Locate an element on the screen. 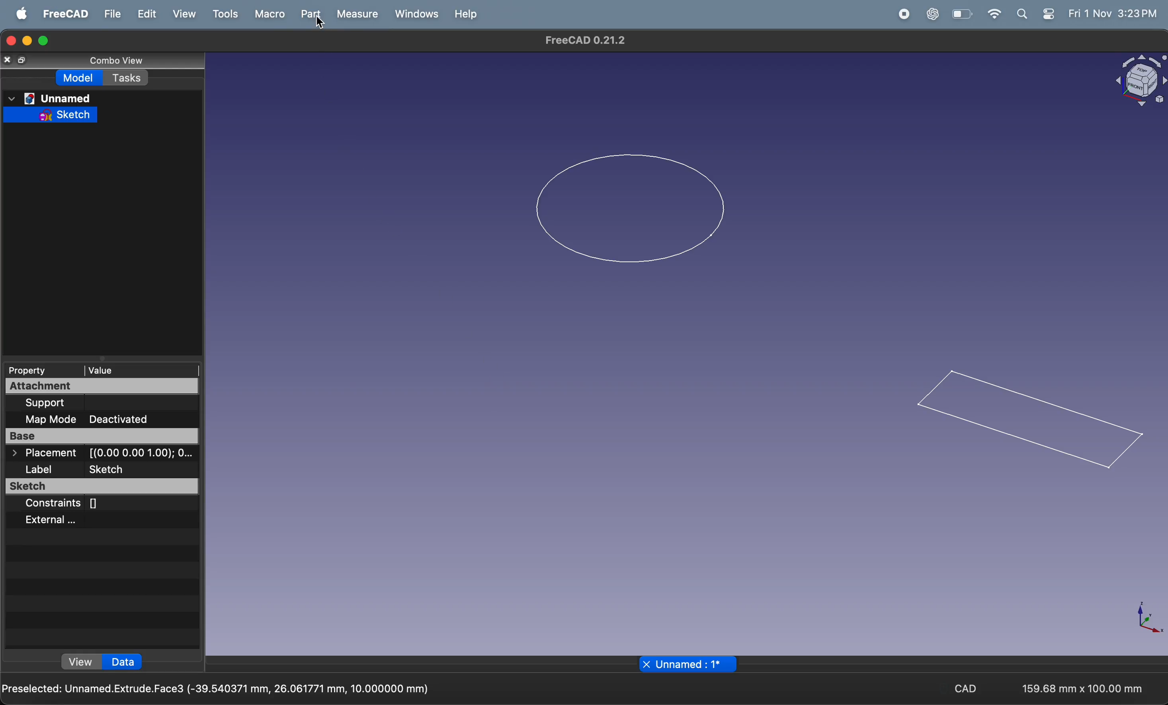  view is located at coordinates (80, 662).